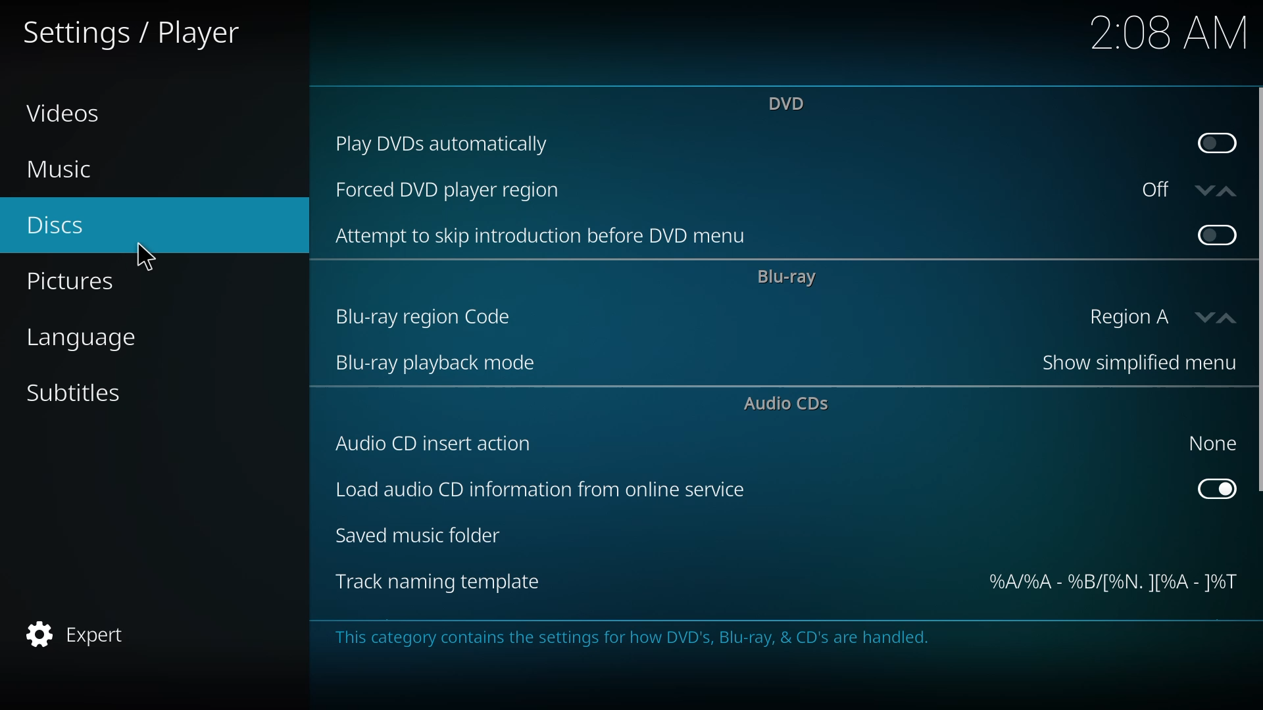  I want to click on info, so click(633, 638).